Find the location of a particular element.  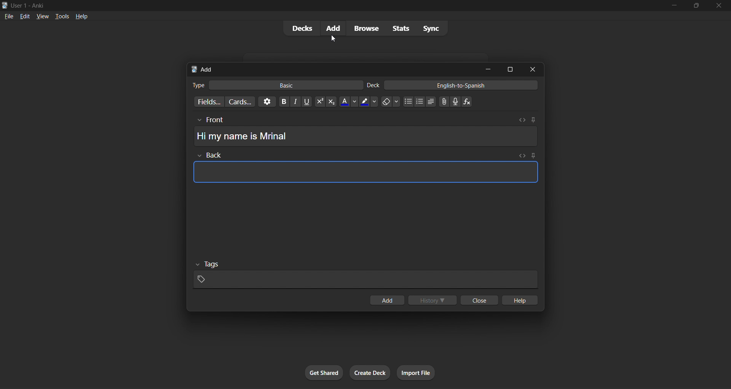

card back spanish text box is located at coordinates (364, 169).